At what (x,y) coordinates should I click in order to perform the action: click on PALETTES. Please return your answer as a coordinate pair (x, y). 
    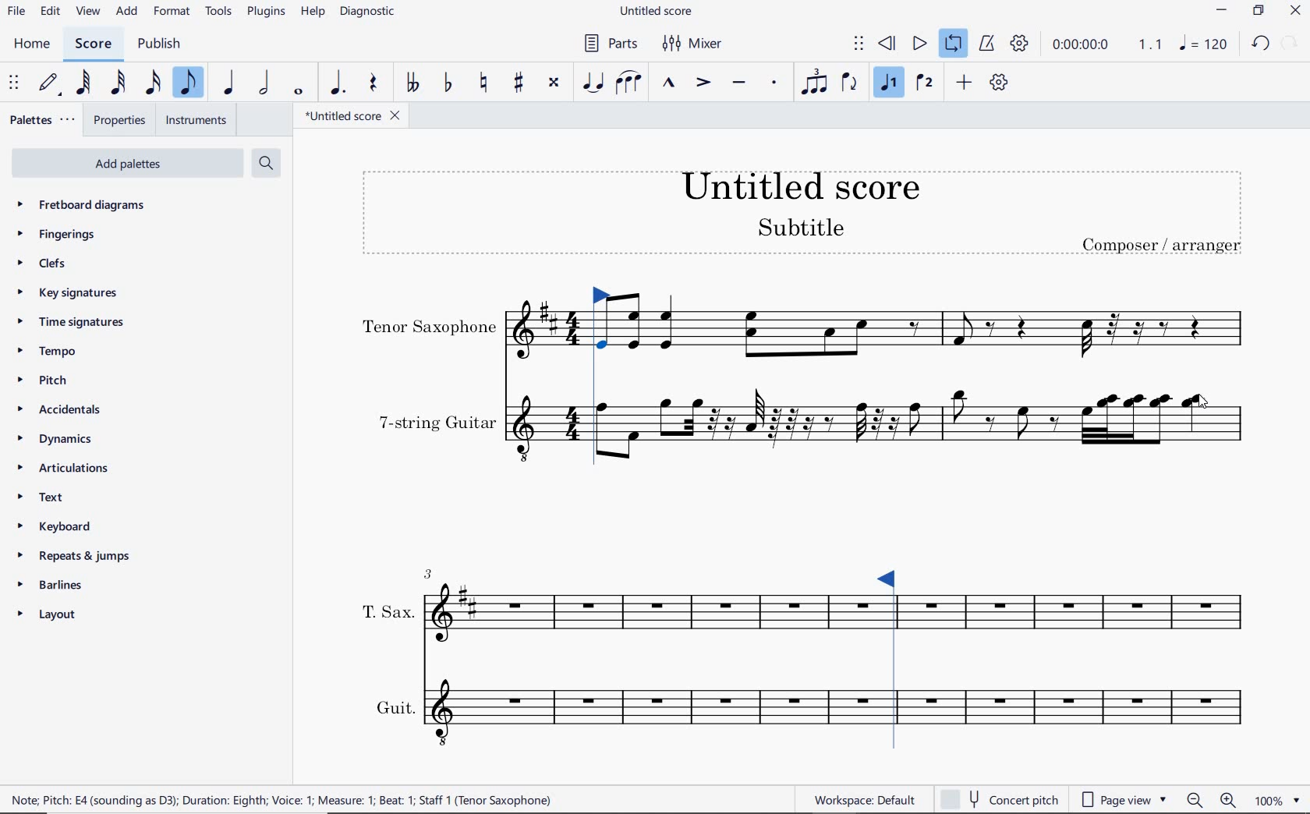
    Looking at the image, I should click on (41, 119).